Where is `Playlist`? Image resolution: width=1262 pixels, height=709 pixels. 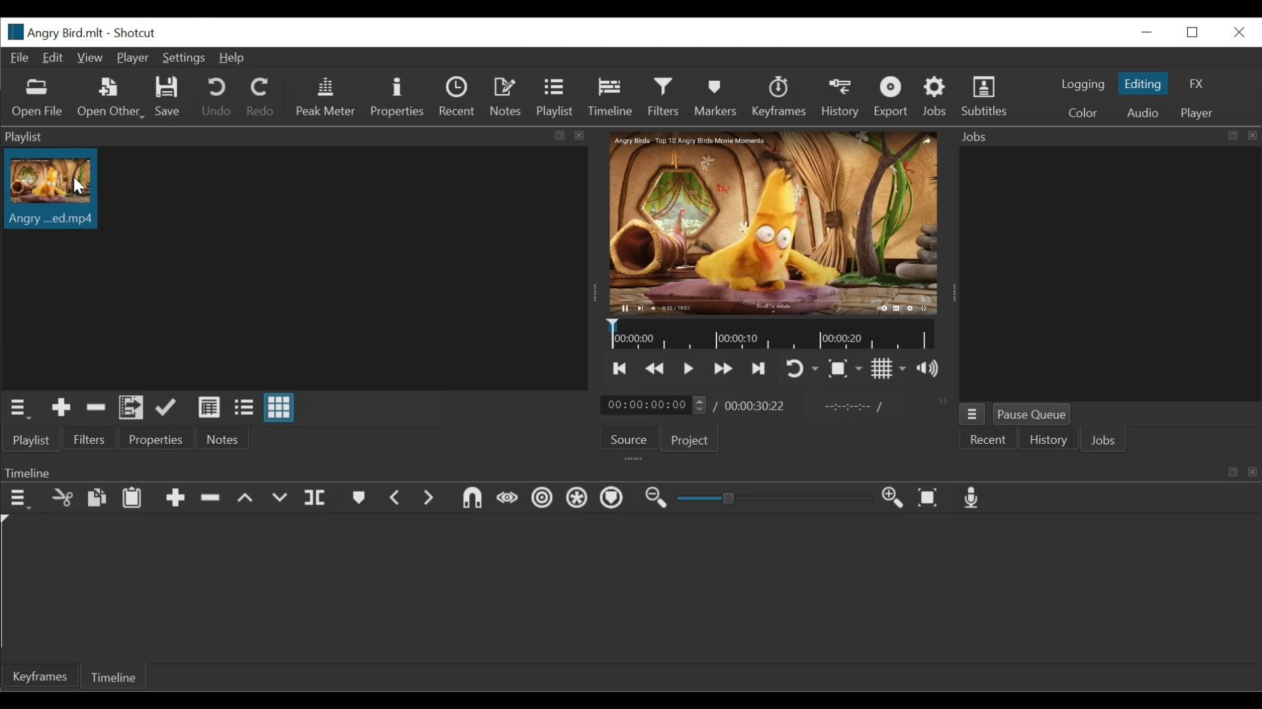 Playlist is located at coordinates (555, 98).